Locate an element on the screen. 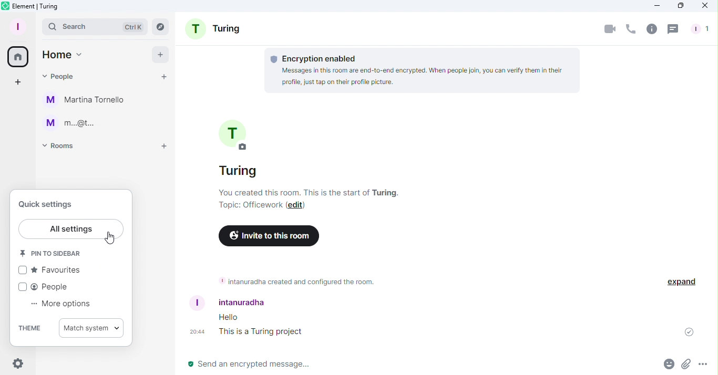 The height and width of the screenshot is (375, 718). Messages is located at coordinates (262, 326).